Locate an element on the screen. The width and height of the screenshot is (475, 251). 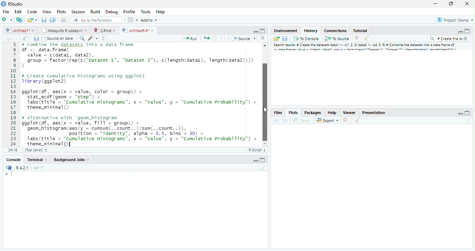
Create a new file is located at coordinates (33, 20).